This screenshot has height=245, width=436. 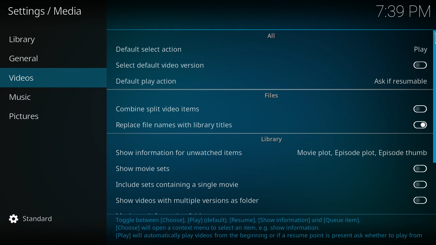 What do you see at coordinates (180, 183) in the screenshot?
I see `include sets` at bounding box center [180, 183].